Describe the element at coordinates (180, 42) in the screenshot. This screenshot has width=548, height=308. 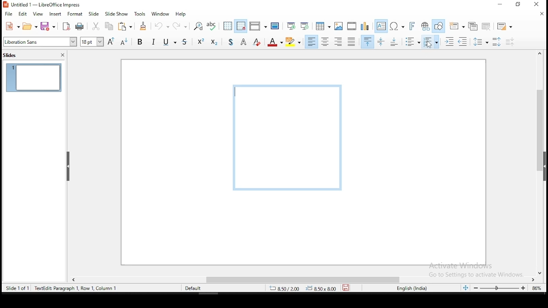
I see `strikethrough` at that location.